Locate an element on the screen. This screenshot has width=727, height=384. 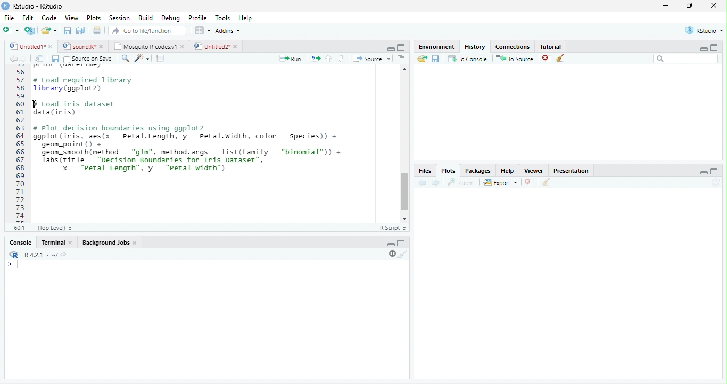
Plots is located at coordinates (449, 171).